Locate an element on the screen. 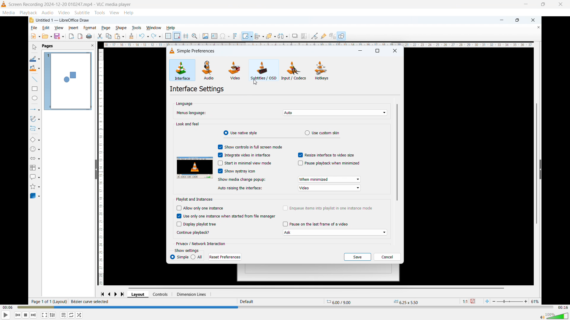 This screenshot has width=570, height=320. save is located at coordinates (358, 257).